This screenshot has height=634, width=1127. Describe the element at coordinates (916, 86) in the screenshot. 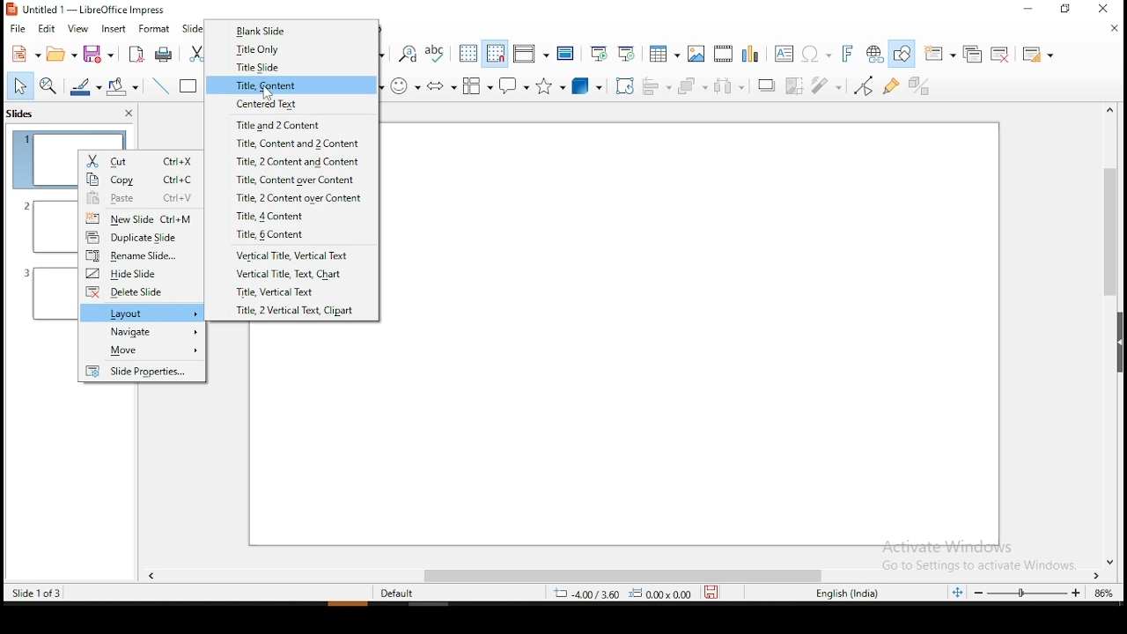

I see `toggle extrusion` at that location.